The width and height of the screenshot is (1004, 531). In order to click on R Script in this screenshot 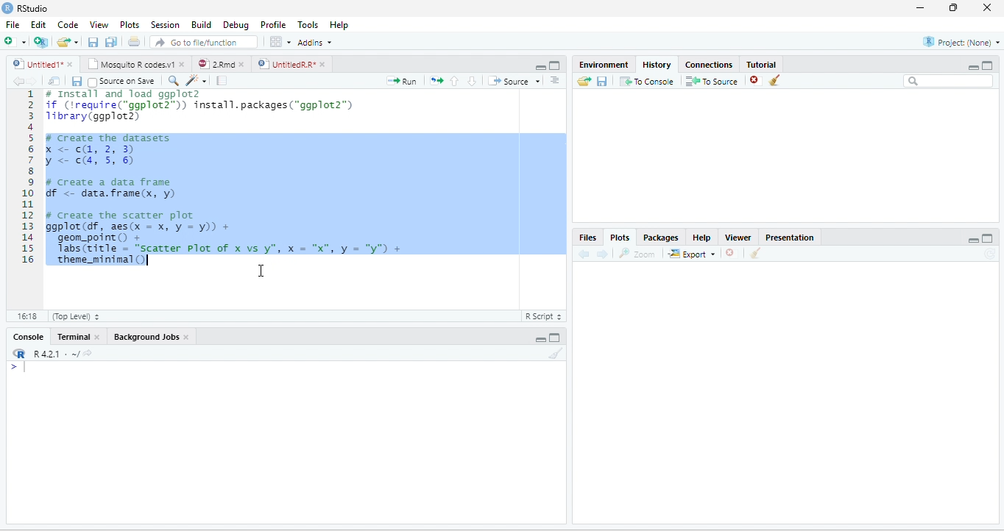, I will do `click(545, 316)`.